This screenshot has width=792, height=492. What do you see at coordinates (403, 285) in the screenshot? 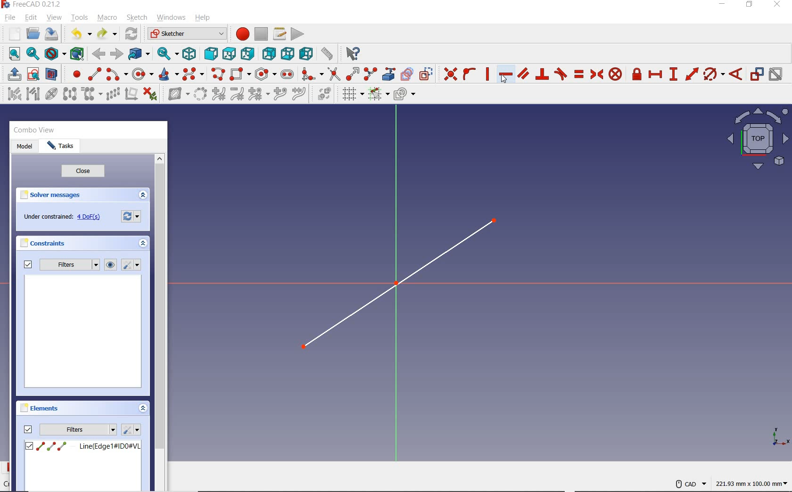
I see `basic shape: line` at bounding box center [403, 285].